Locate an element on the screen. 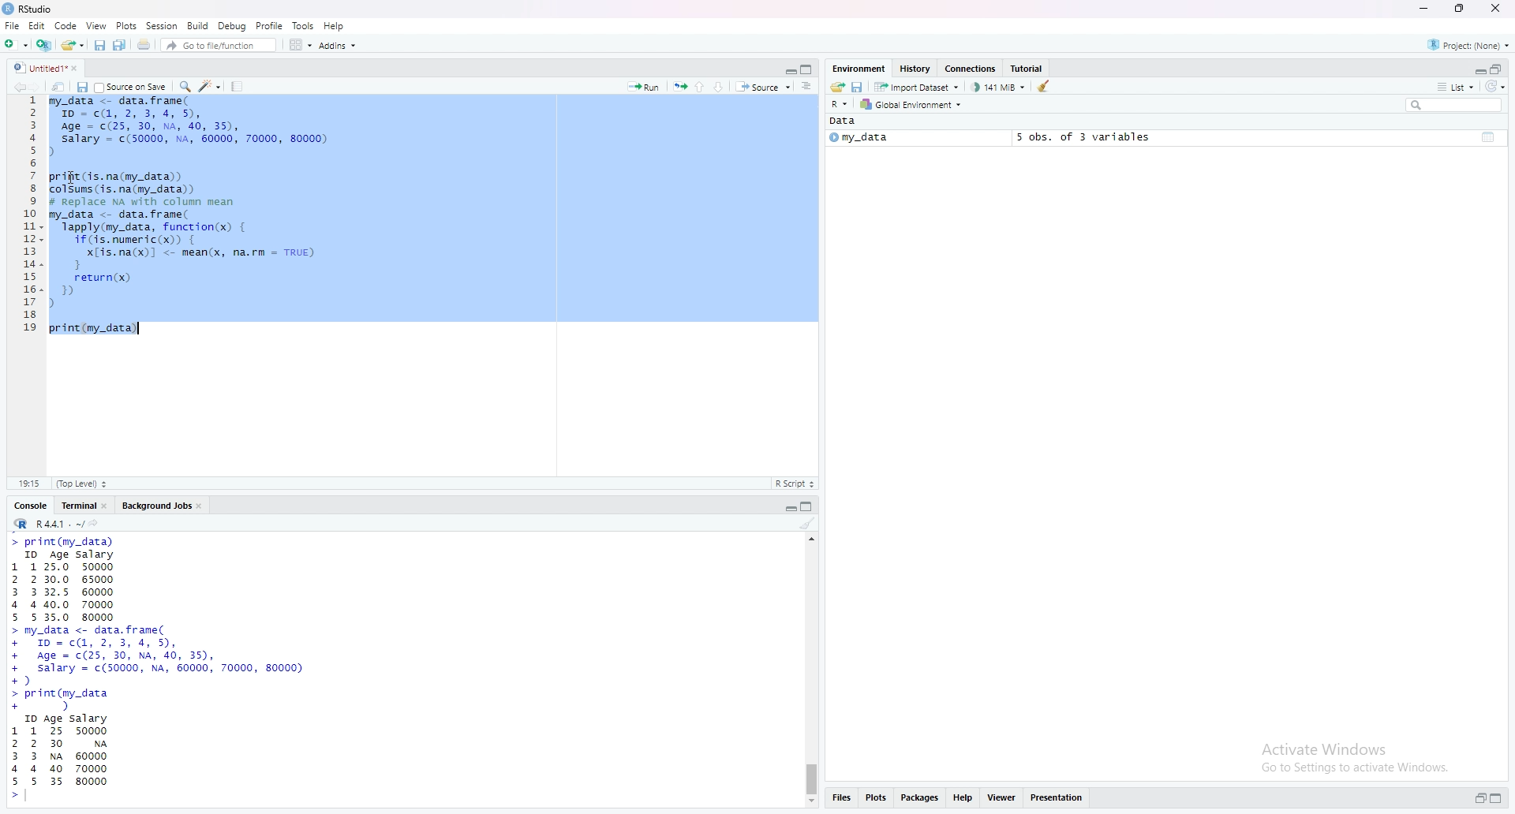 The width and height of the screenshot is (1515, 814). global environment is located at coordinates (913, 105).